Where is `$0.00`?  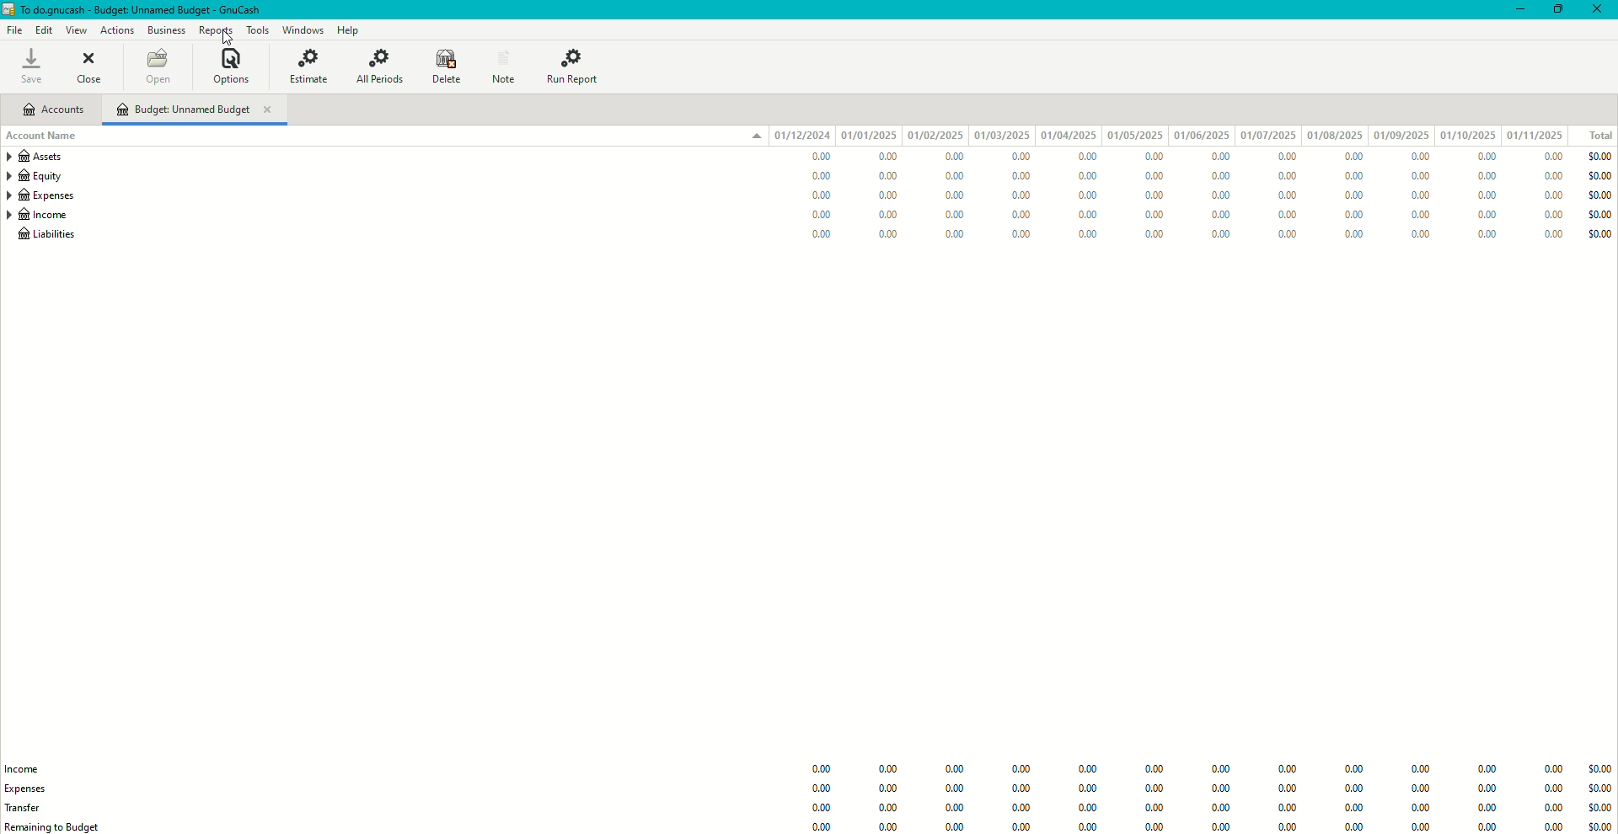
$0.00 is located at coordinates (1596, 809).